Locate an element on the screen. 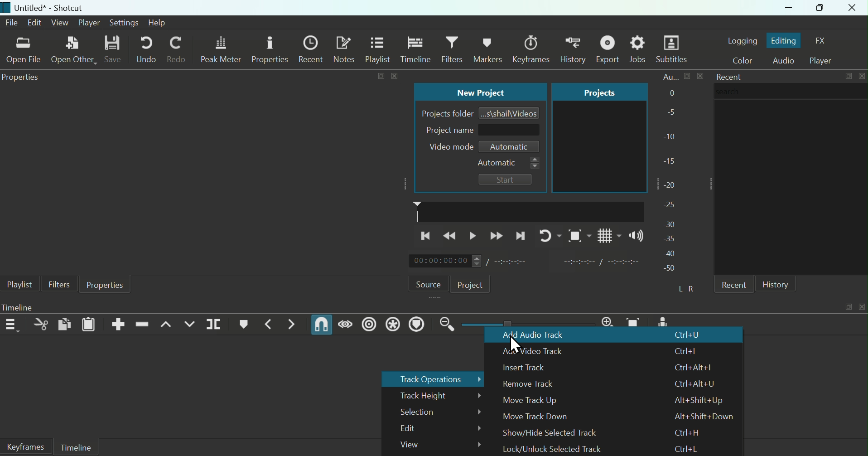 This screenshot has height=456, width=868. Add Video Track is located at coordinates (539, 351).